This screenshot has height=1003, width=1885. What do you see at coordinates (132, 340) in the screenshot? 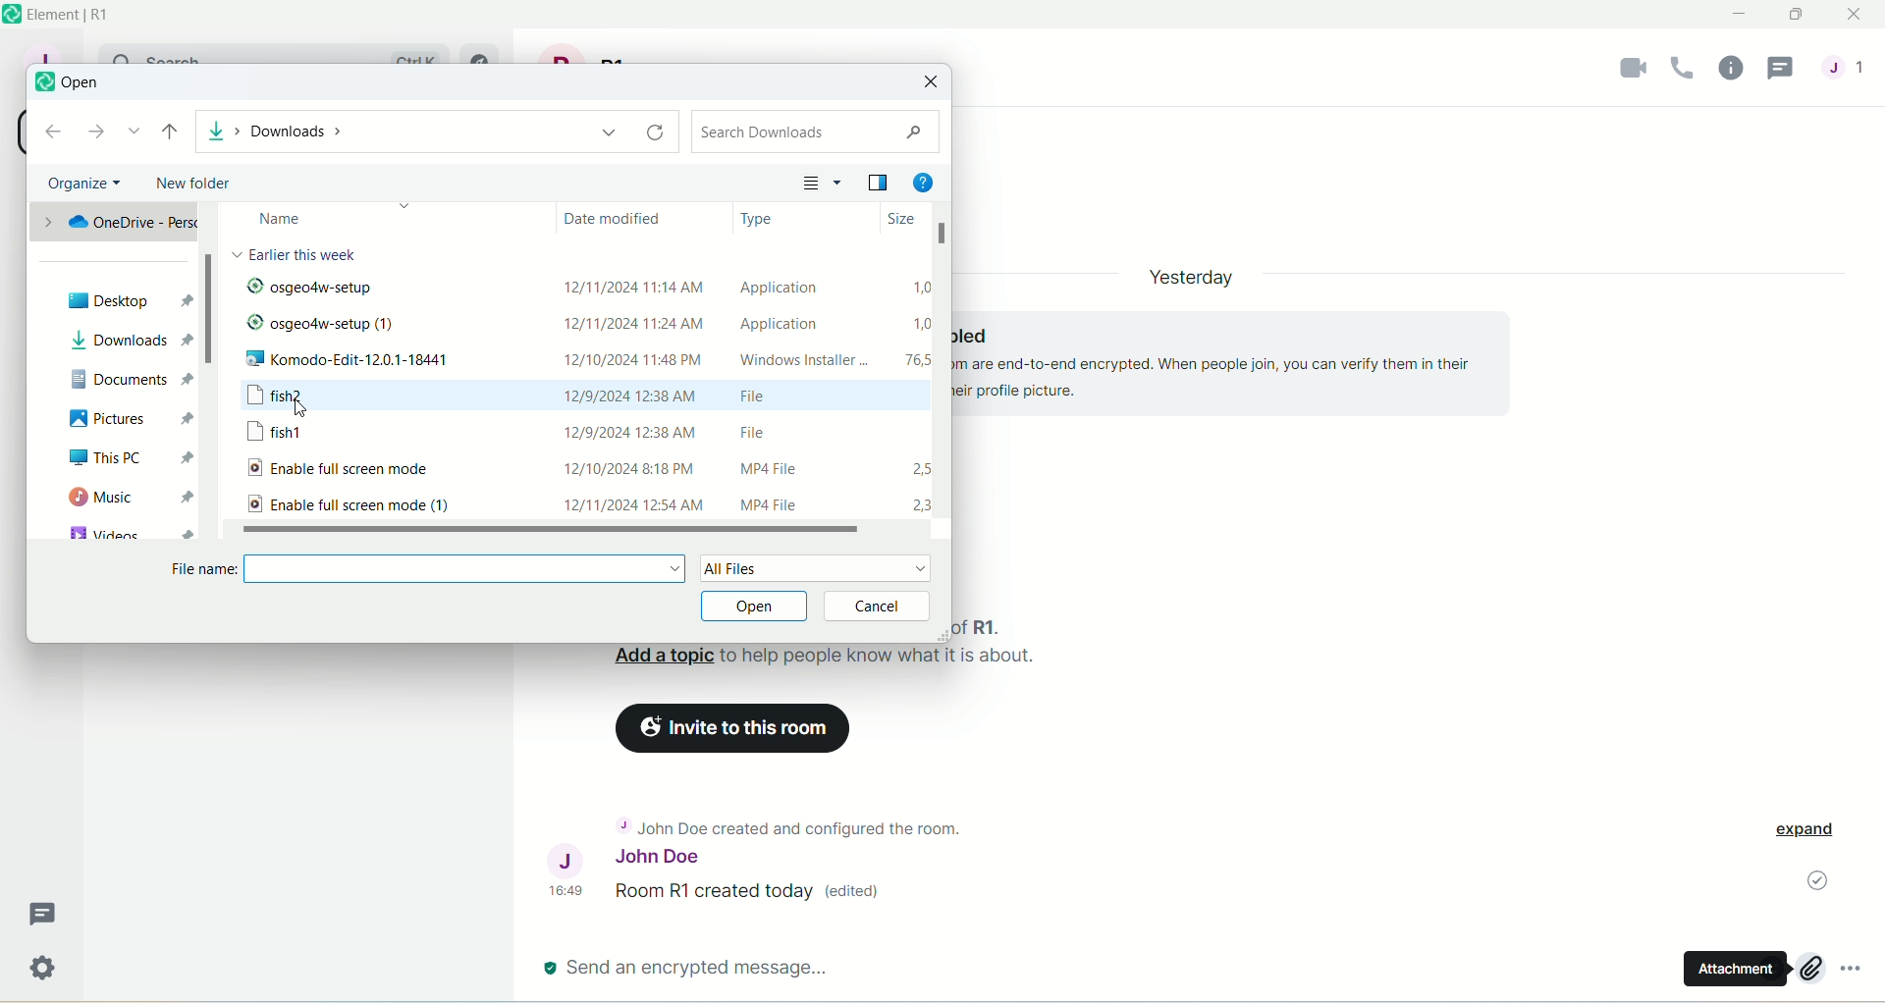
I see `downloads` at bounding box center [132, 340].